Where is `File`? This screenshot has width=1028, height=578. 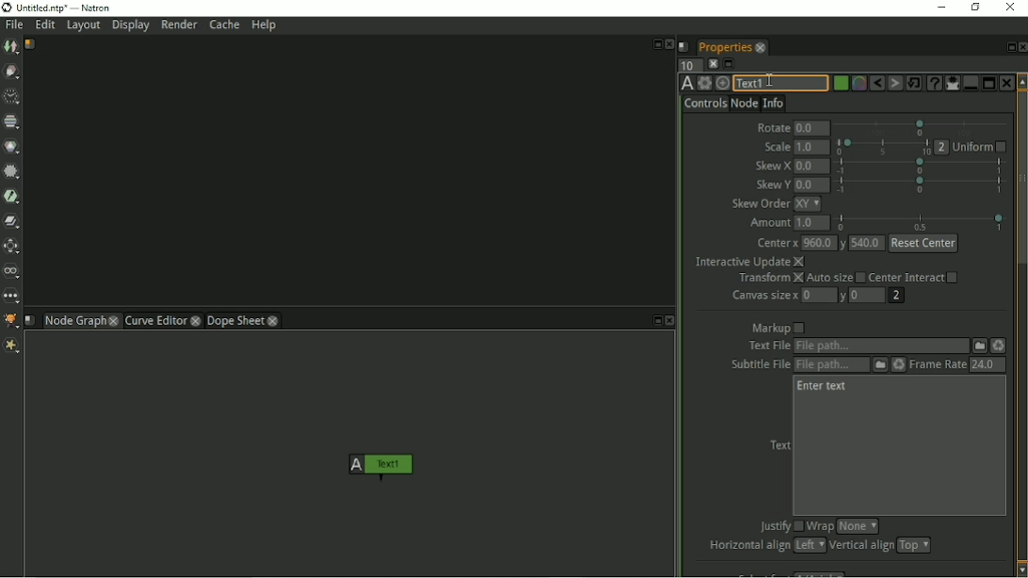
File is located at coordinates (14, 25).